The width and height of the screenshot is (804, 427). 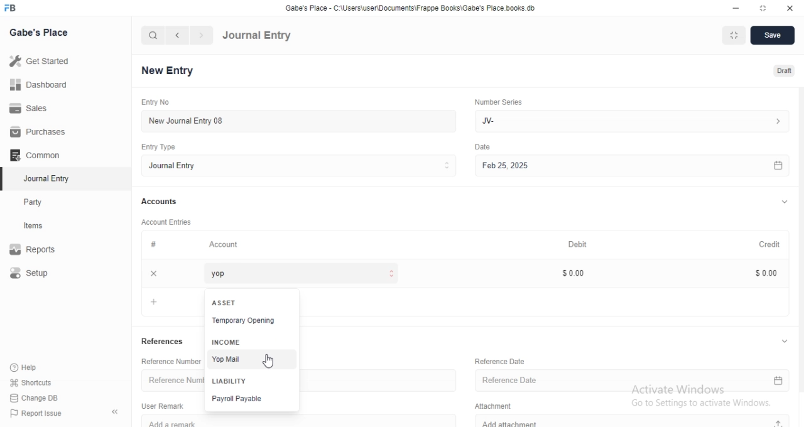 I want to click on navigate backward, so click(x=179, y=35).